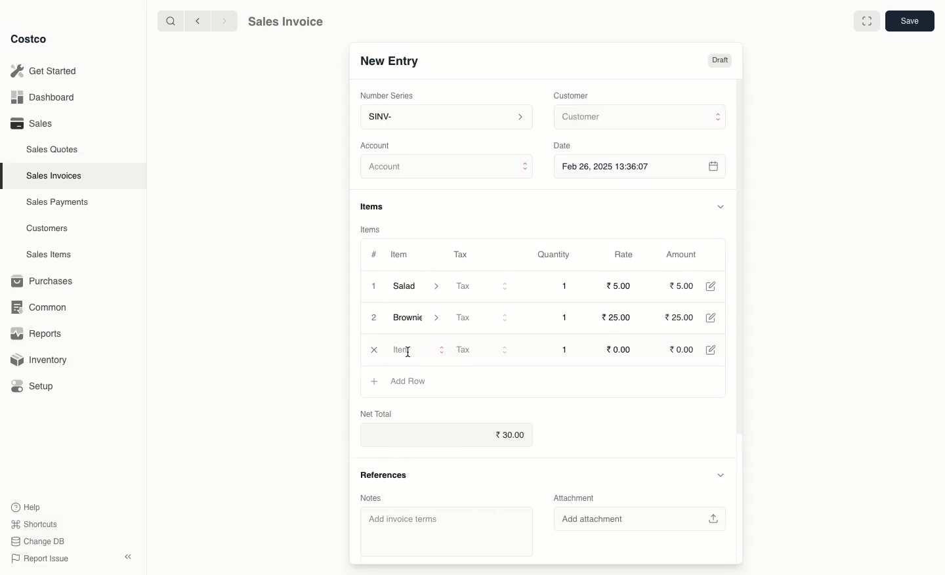 This screenshot has width=945, height=575. Describe the element at coordinates (41, 358) in the screenshot. I see `Inventory` at that location.